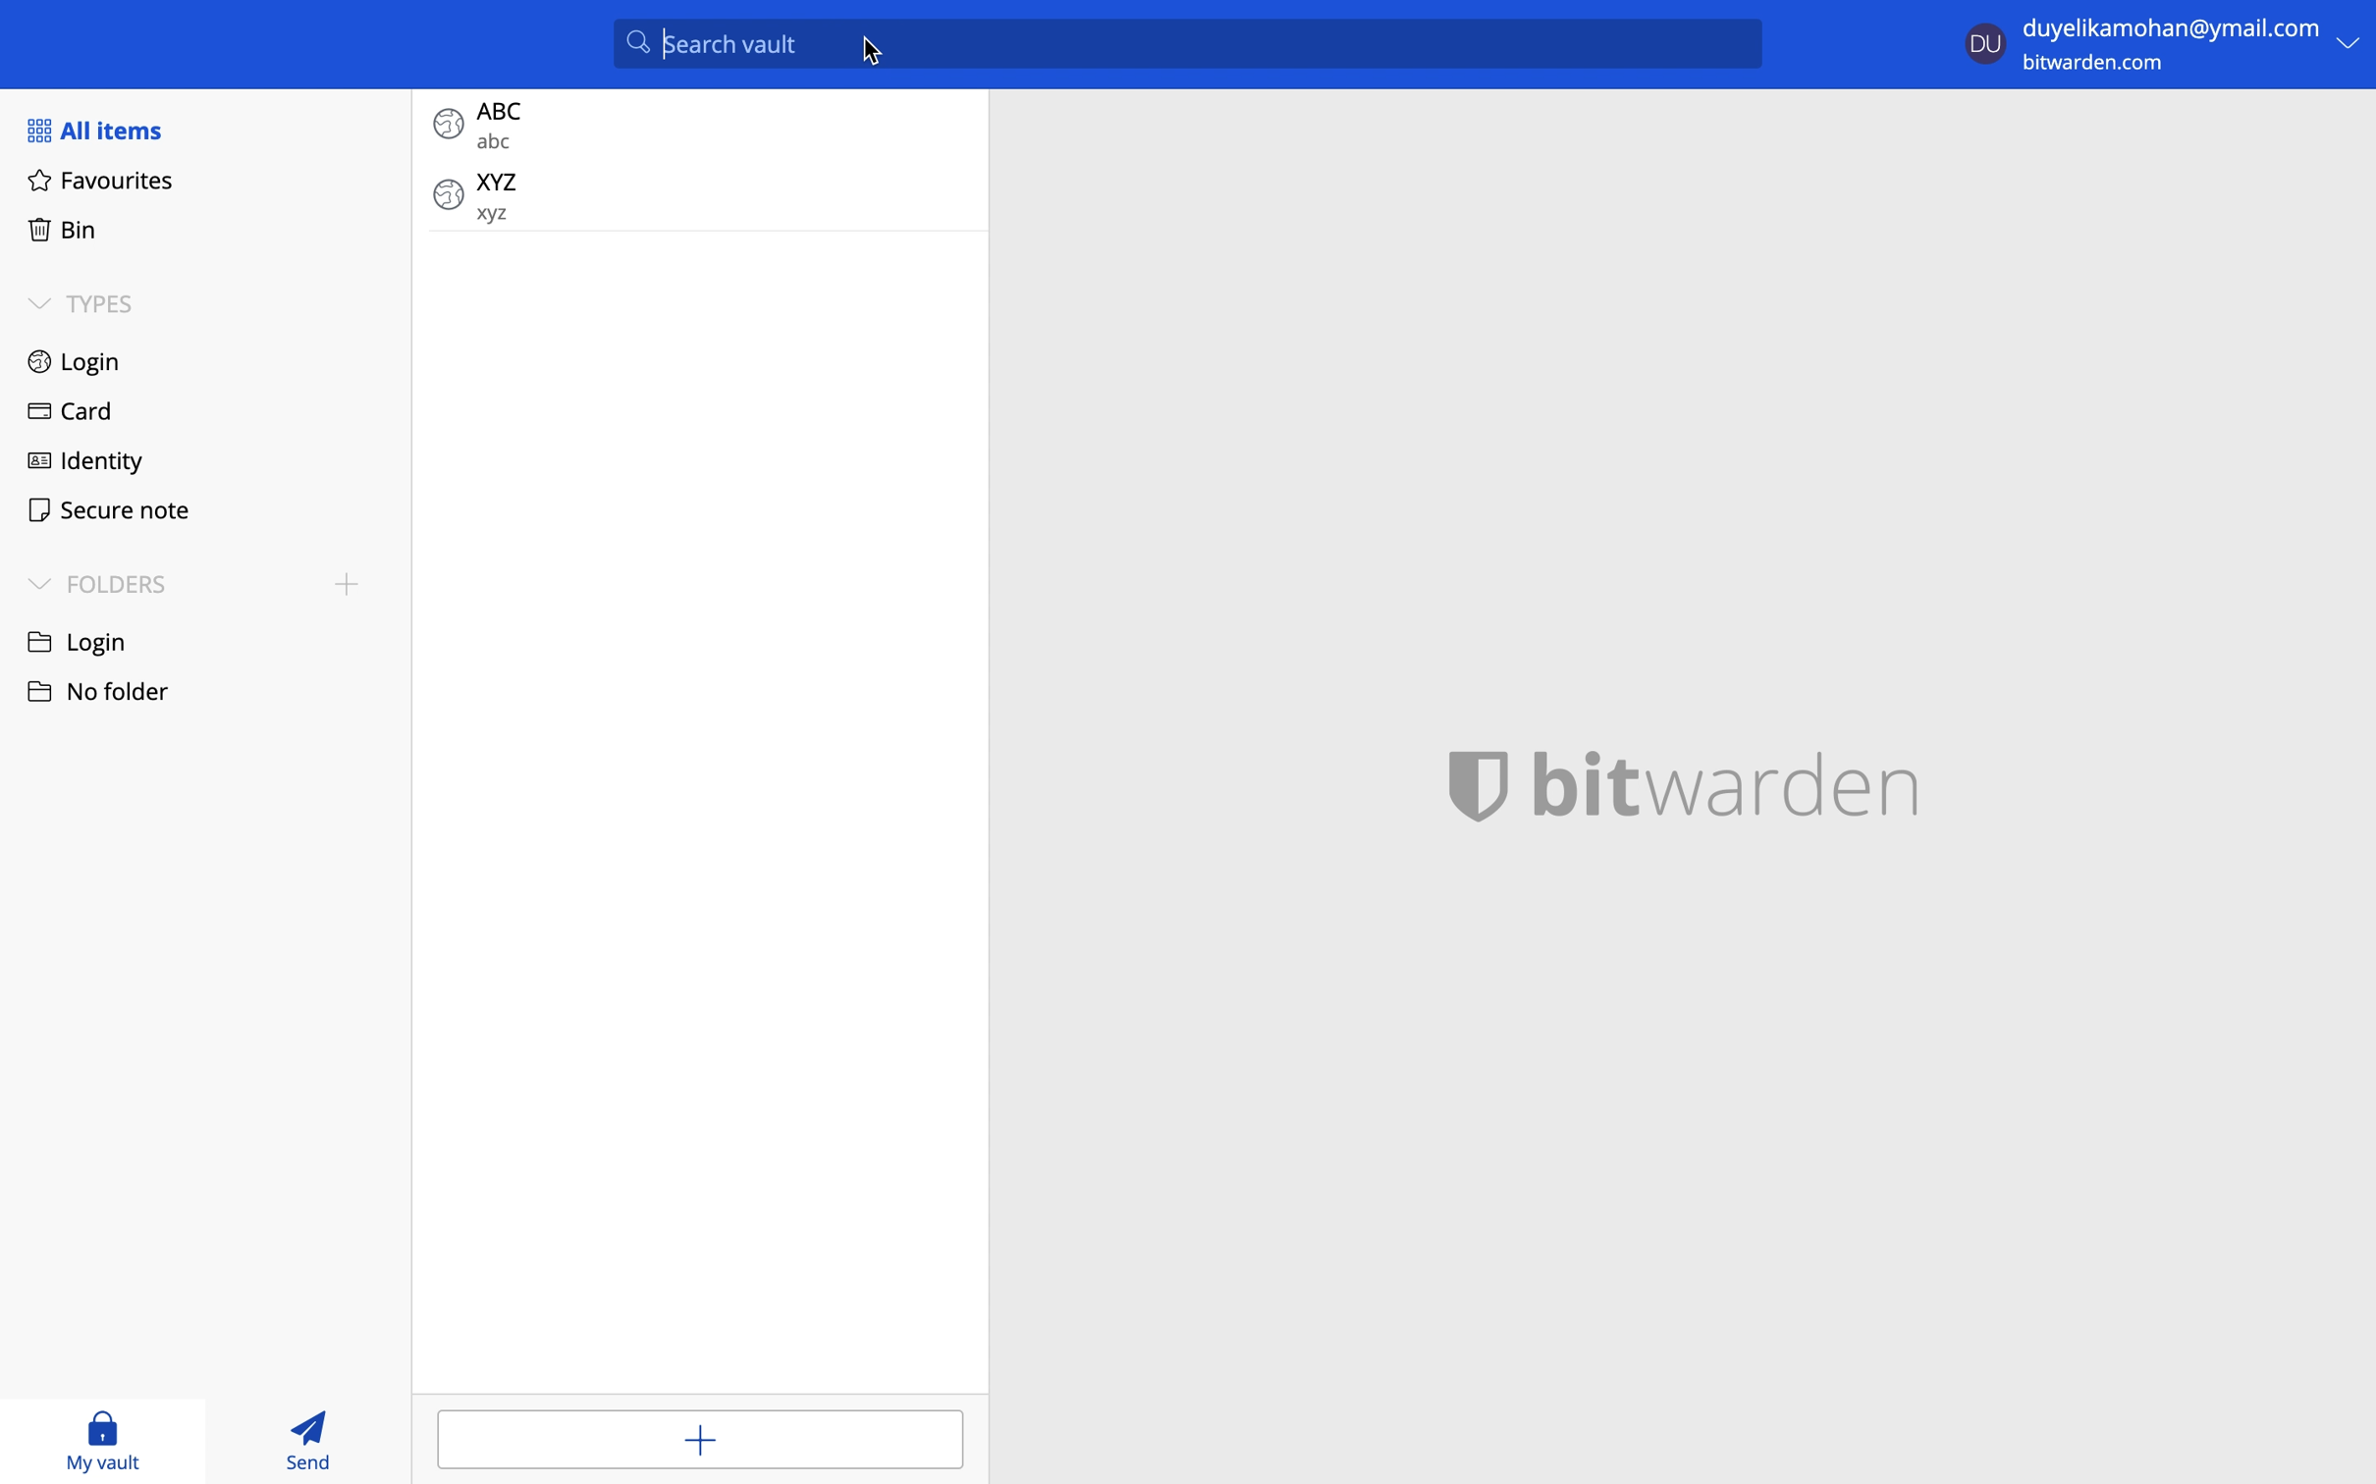 Image resolution: width=2376 pixels, height=1484 pixels. What do you see at coordinates (1687, 785) in the screenshot?
I see `bitwarden` at bounding box center [1687, 785].